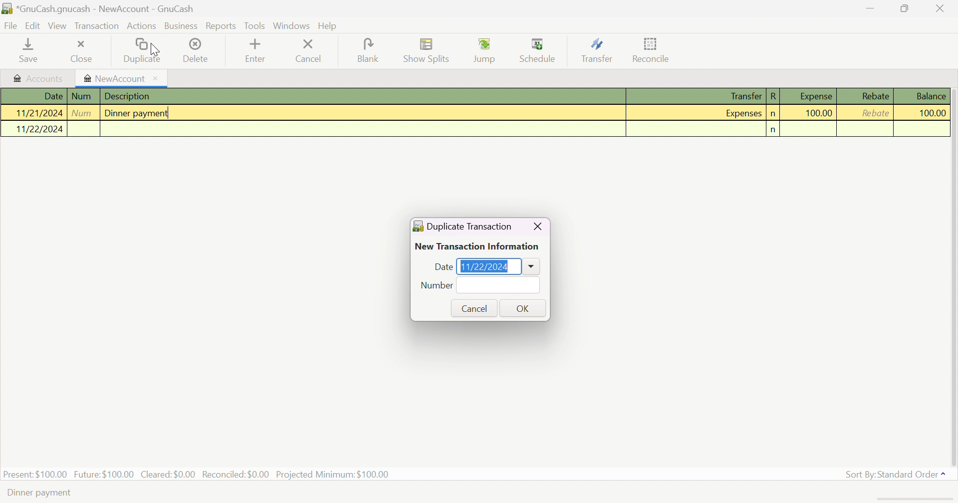 This screenshot has height=503, width=958. What do you see at coordinates (137, 112) in the screenshot?
I see `Dinner payment` at bounding box center [137, 112].